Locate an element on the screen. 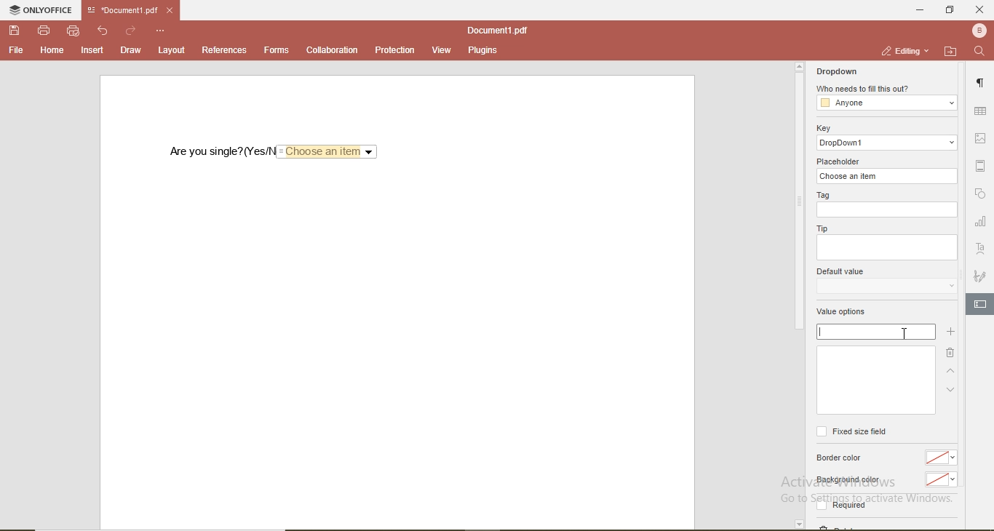  shape is located at coordinates (983, 196).